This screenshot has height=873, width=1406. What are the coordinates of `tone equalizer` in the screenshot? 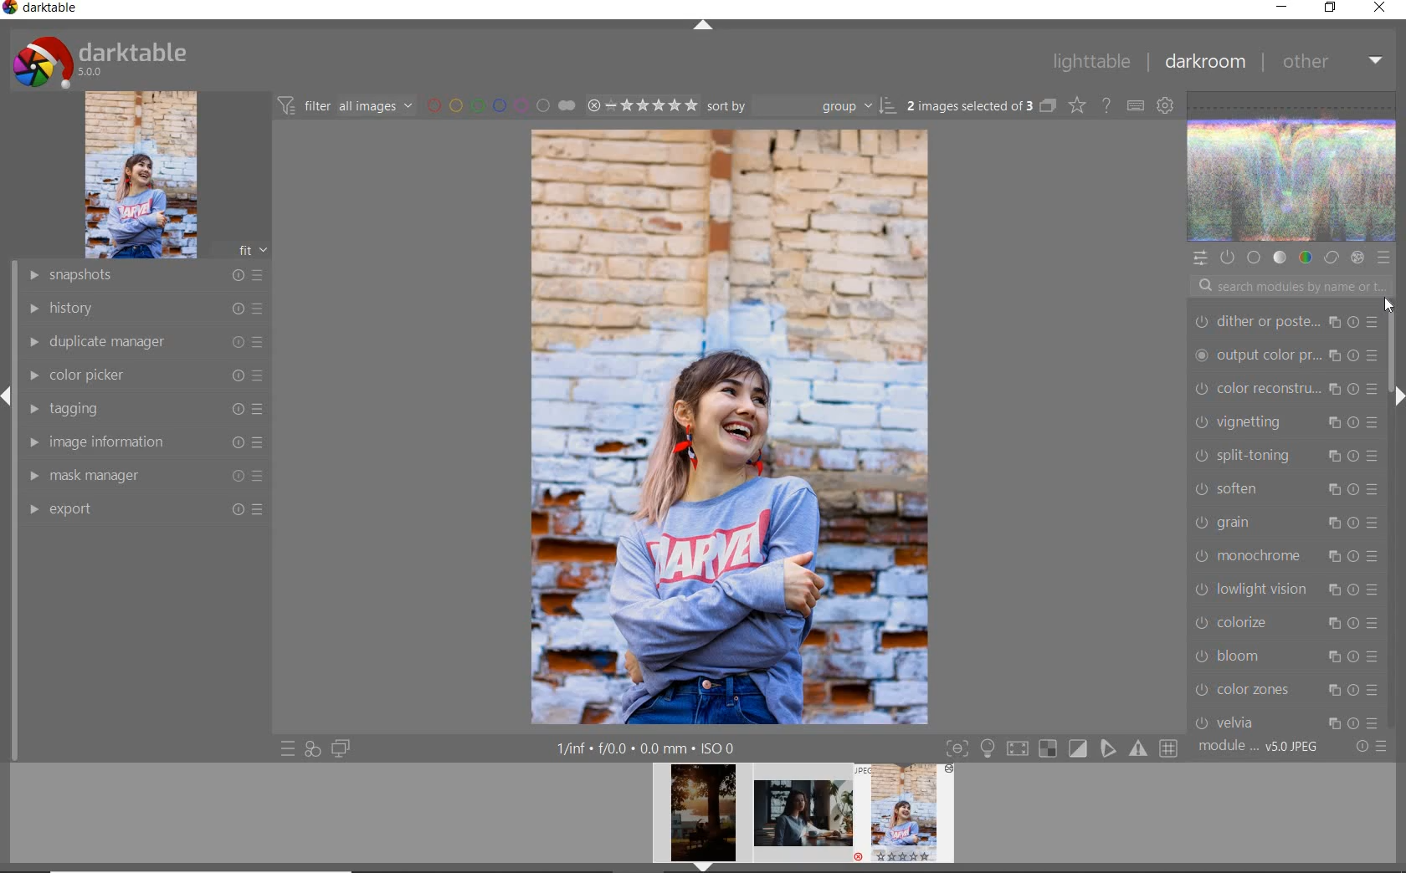 It's located at (1285, 387).